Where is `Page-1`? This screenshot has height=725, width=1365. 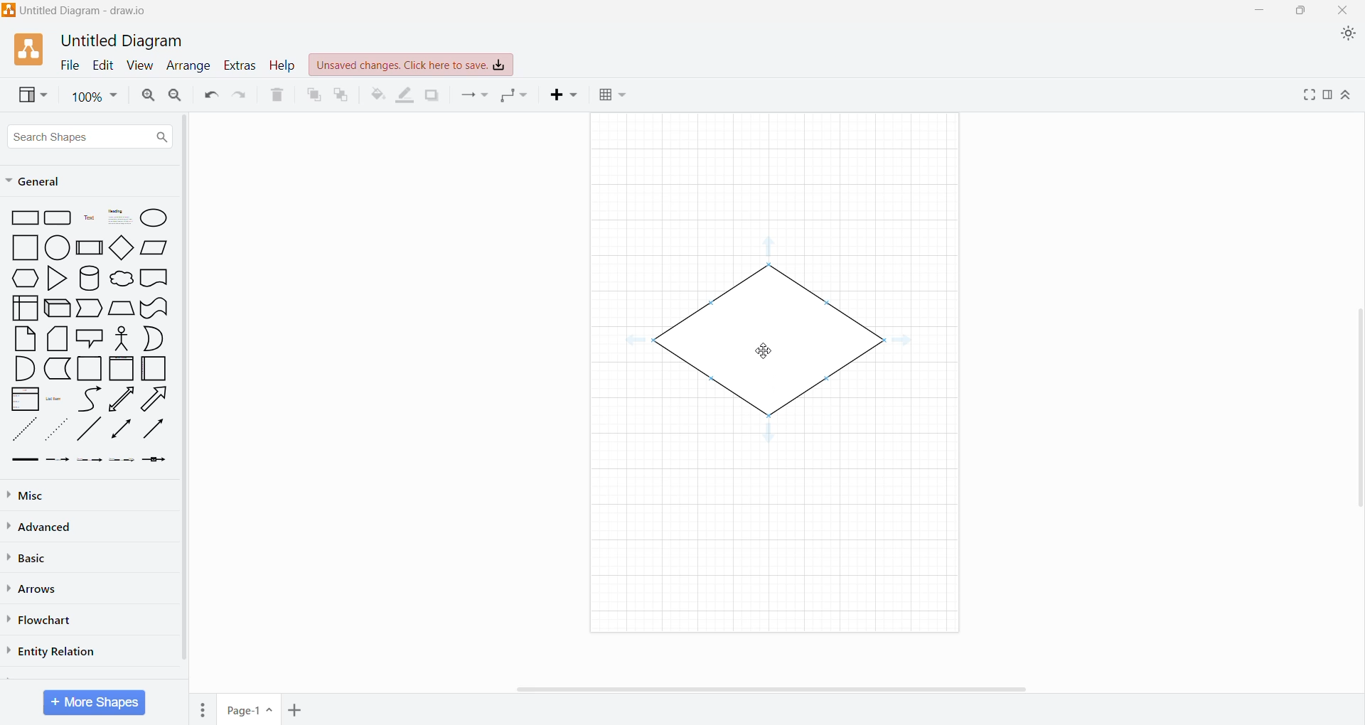
Page-1 is located at coordinates (247, 710).